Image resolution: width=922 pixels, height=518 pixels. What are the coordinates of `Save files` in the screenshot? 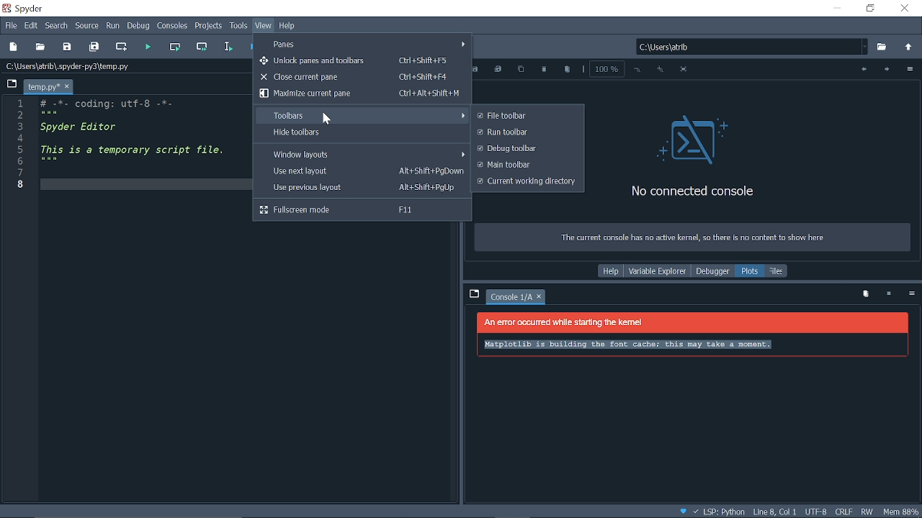 It's located at (68, 46).